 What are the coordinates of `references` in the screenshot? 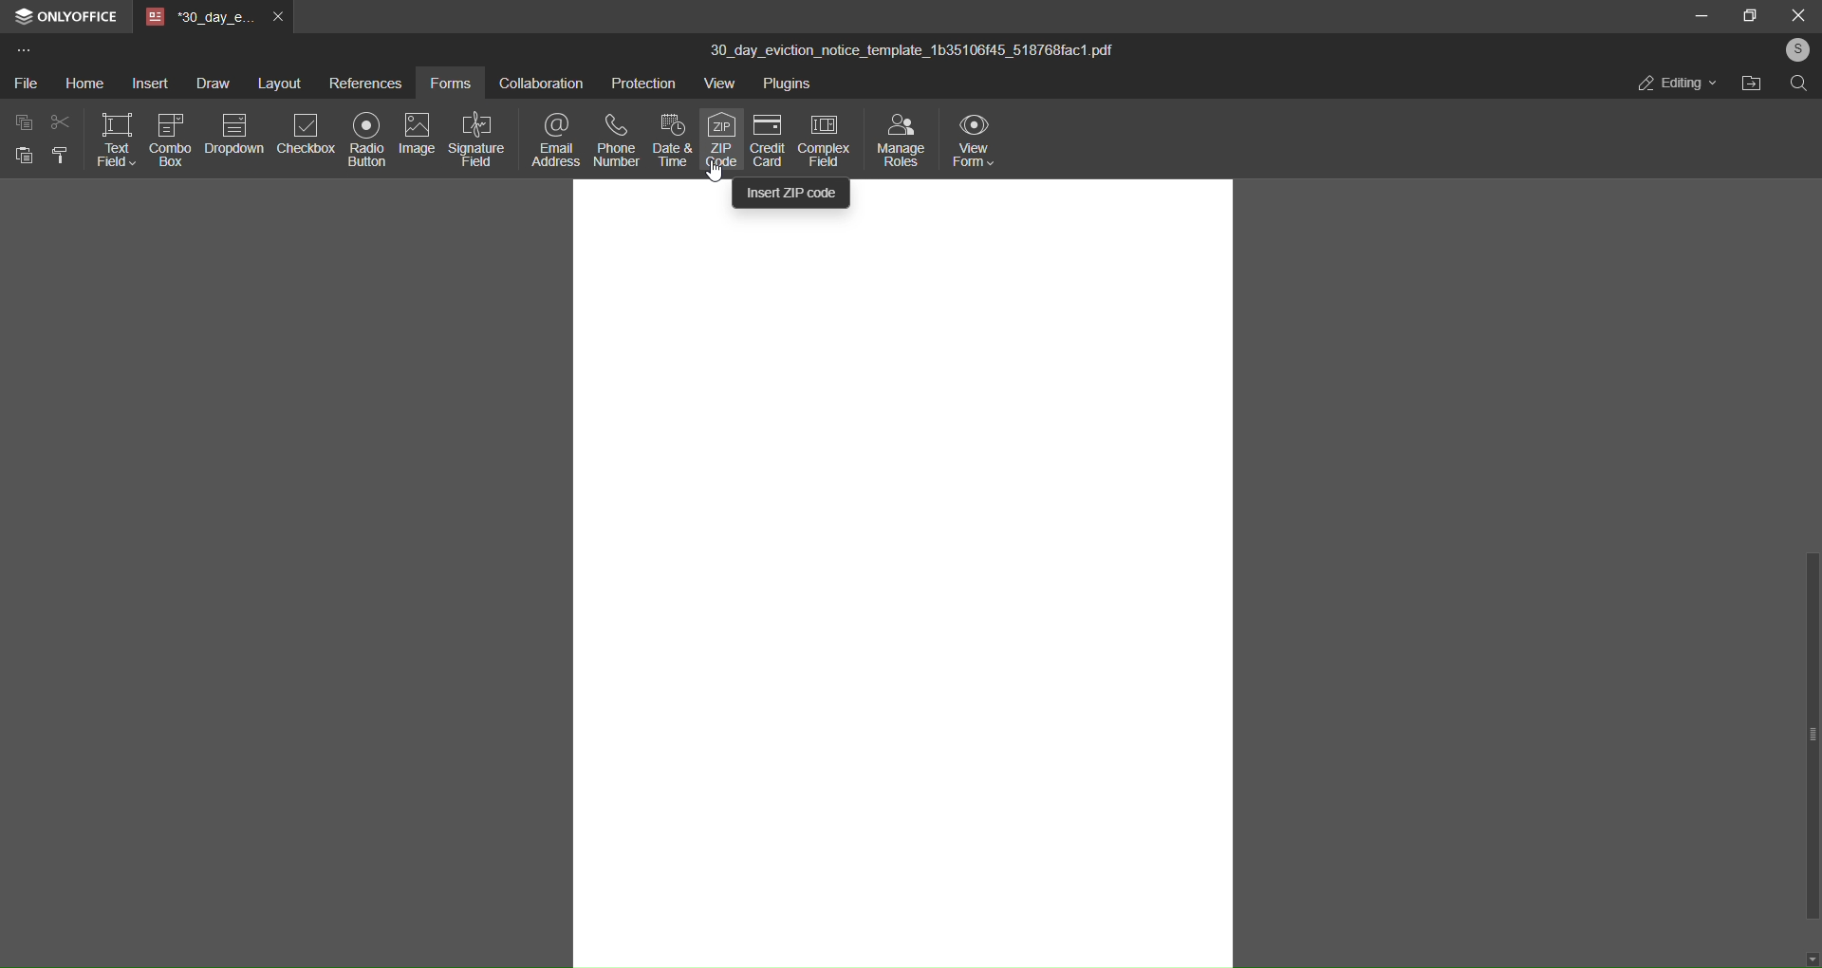 It's located at (362, 82).